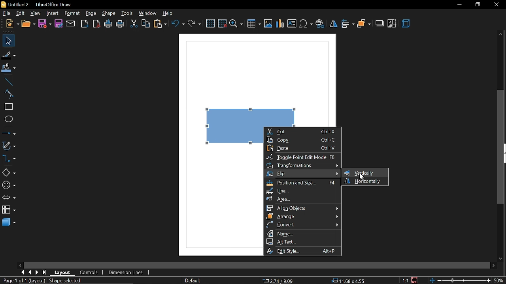 This screenshot has width=506, height=284. Describe the element at coordinates (36, 13) in the screenshot. I see `view` at that location.